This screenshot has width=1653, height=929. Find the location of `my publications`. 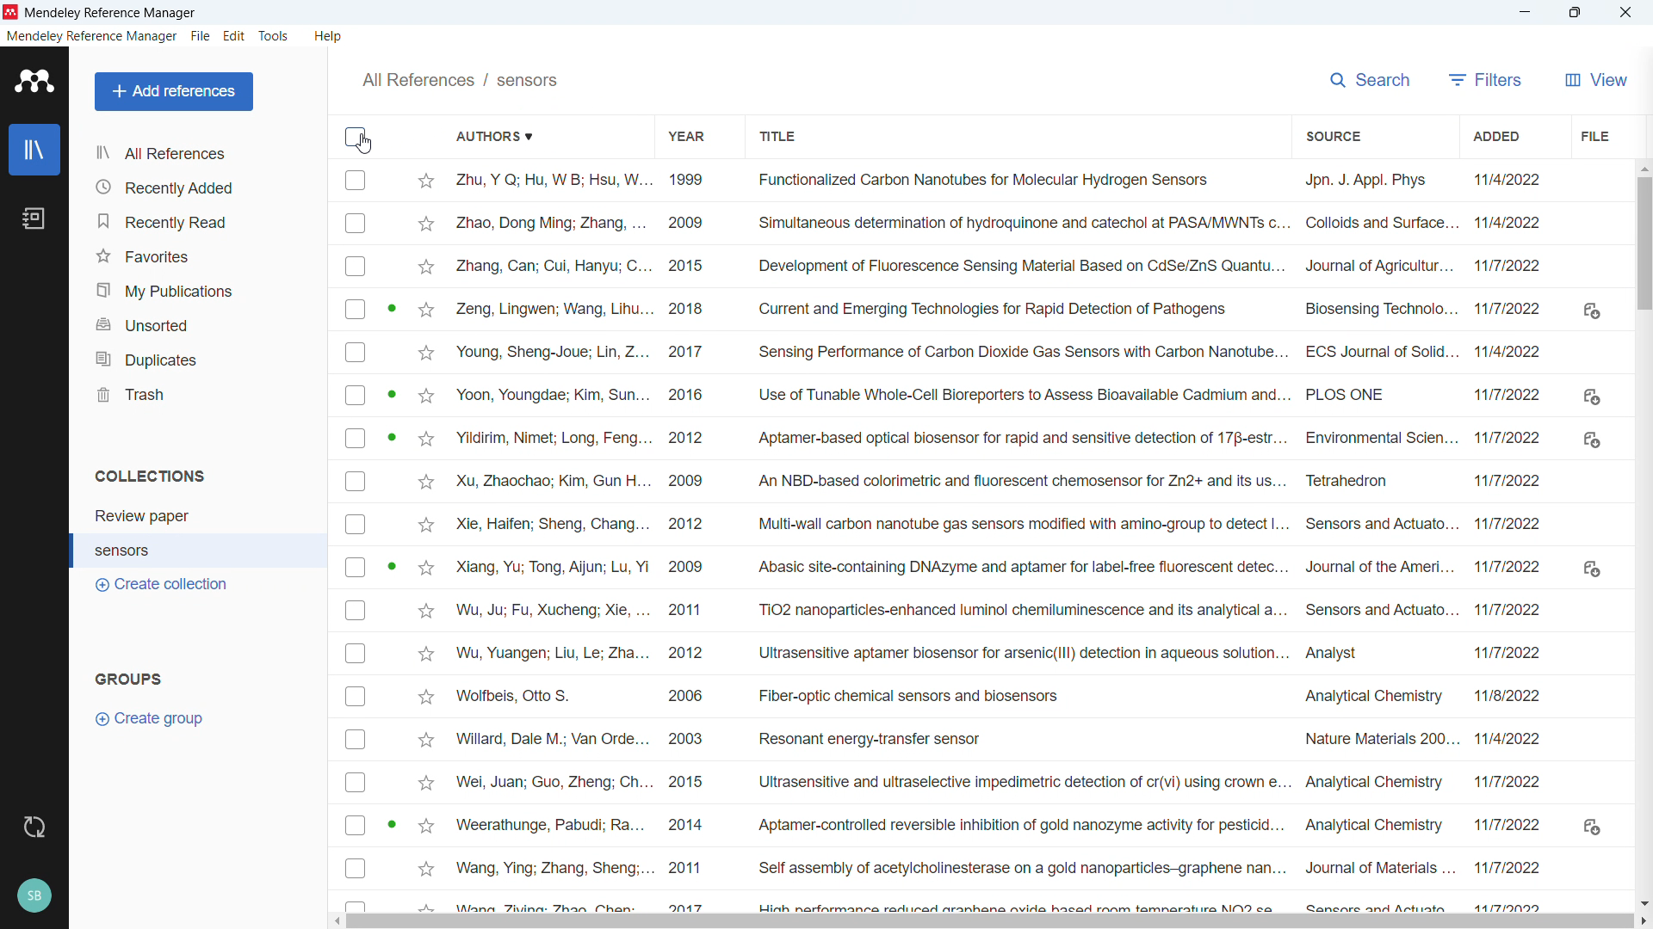

my publications is located at coordinates (199, 287).